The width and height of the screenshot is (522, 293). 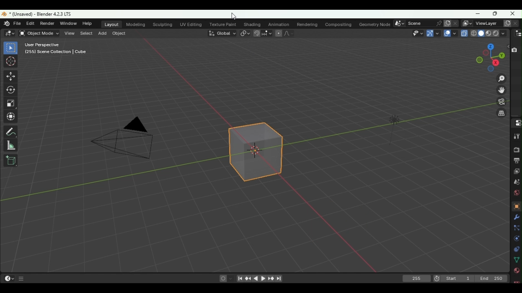 What do you see at coordinates (70, 33) in the screenshot?
I see `View` at bounding box center [70, 33].